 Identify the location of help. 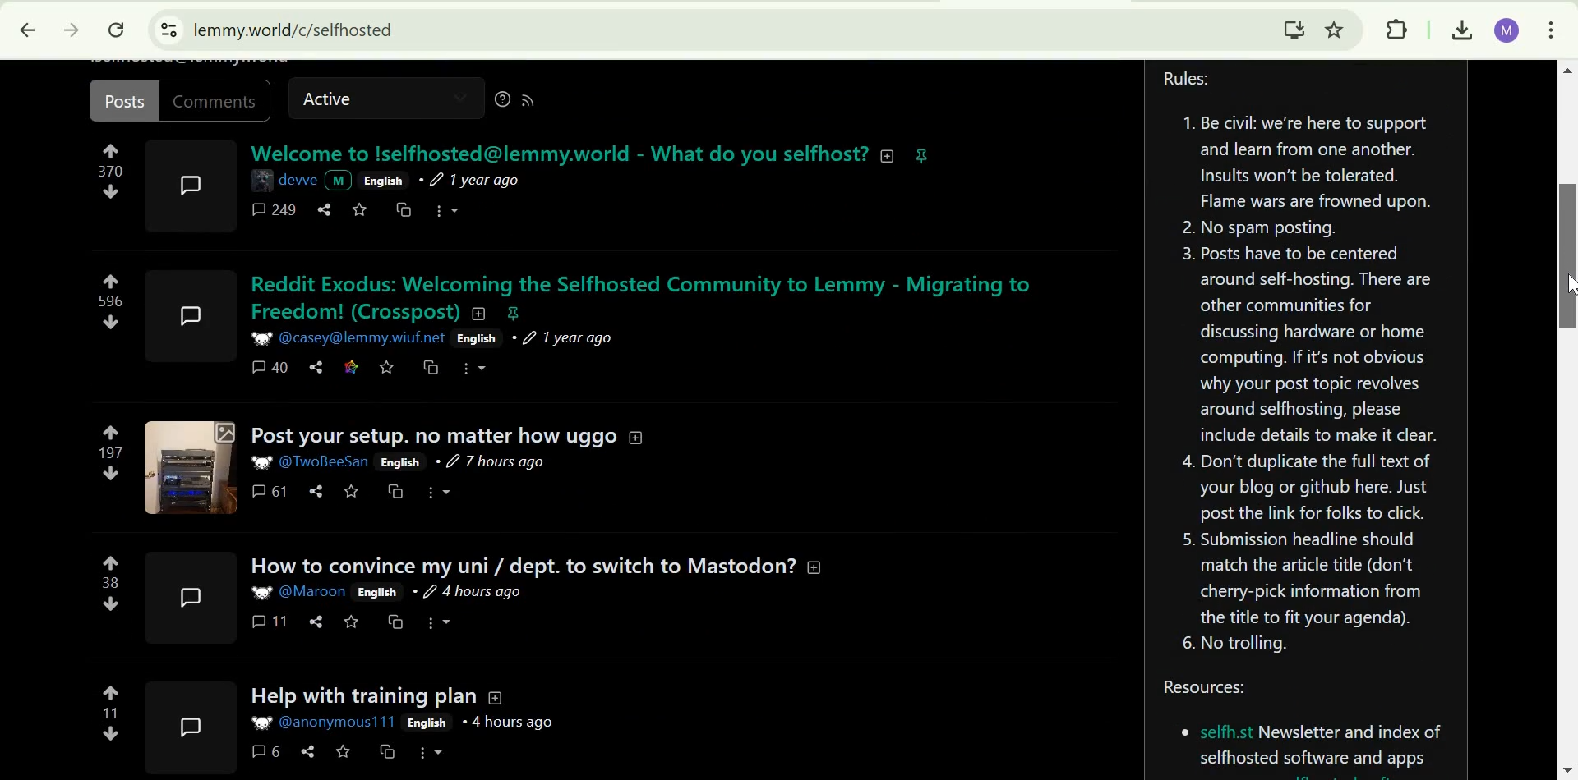
(497, 102).